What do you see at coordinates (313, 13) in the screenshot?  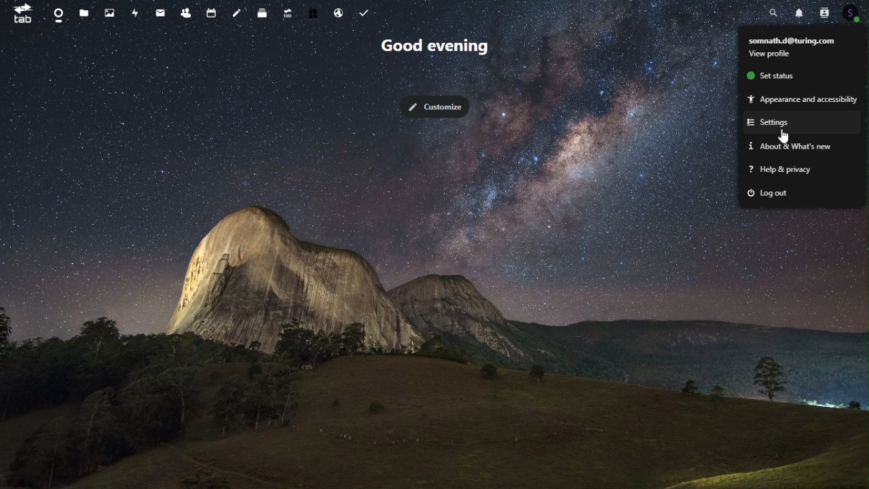 I see `free trial` at bounding box center [313, 13].